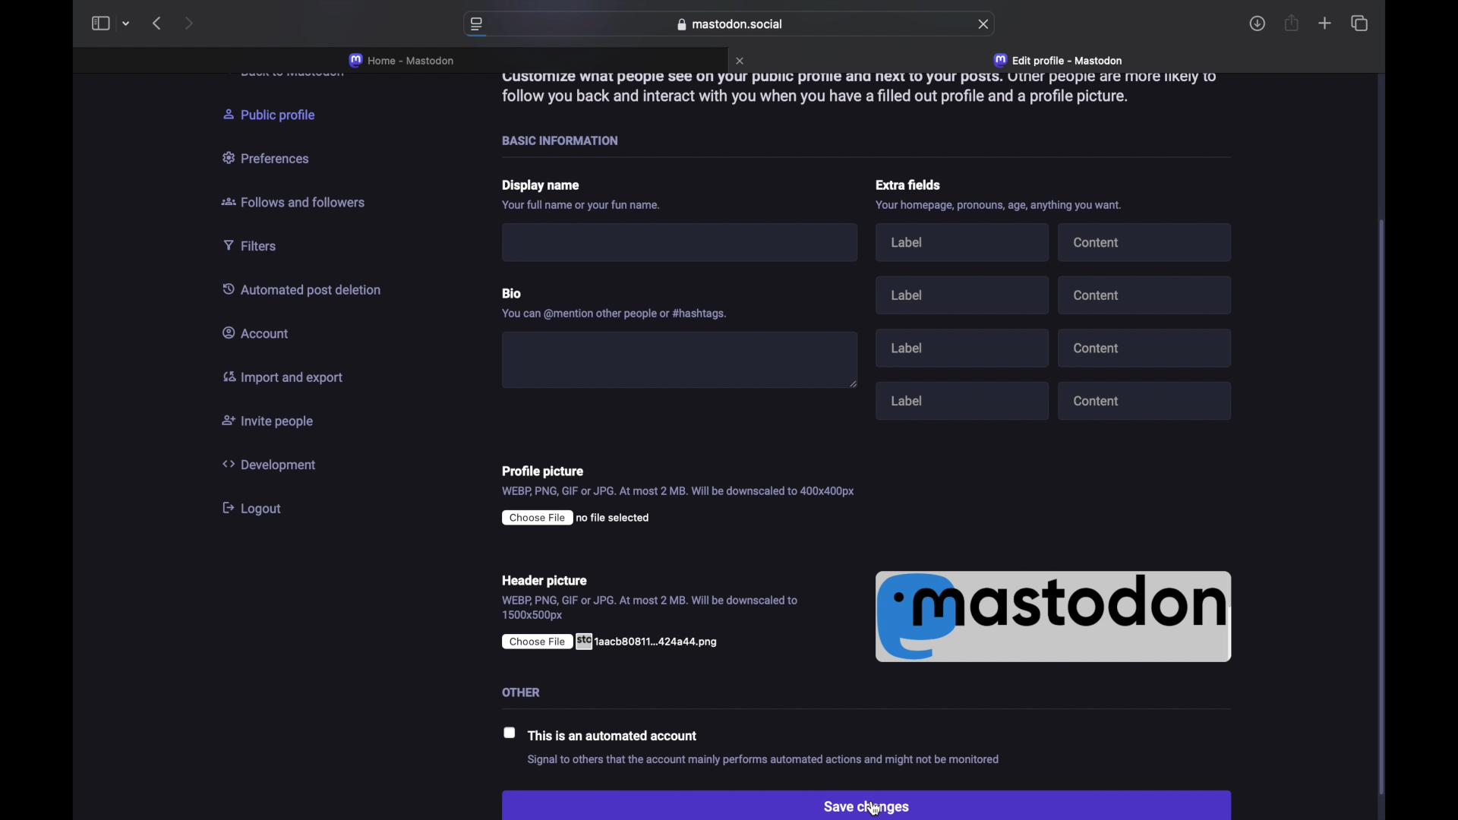  Describe the element at coordinates (1147, 345) in the screenshot. I see `content` at that location.